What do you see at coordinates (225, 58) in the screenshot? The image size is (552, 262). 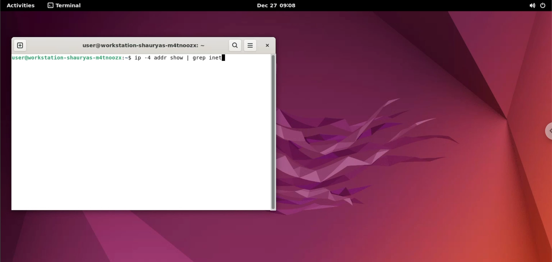 I see `terminal cursor` at bounding box center [225, 58].